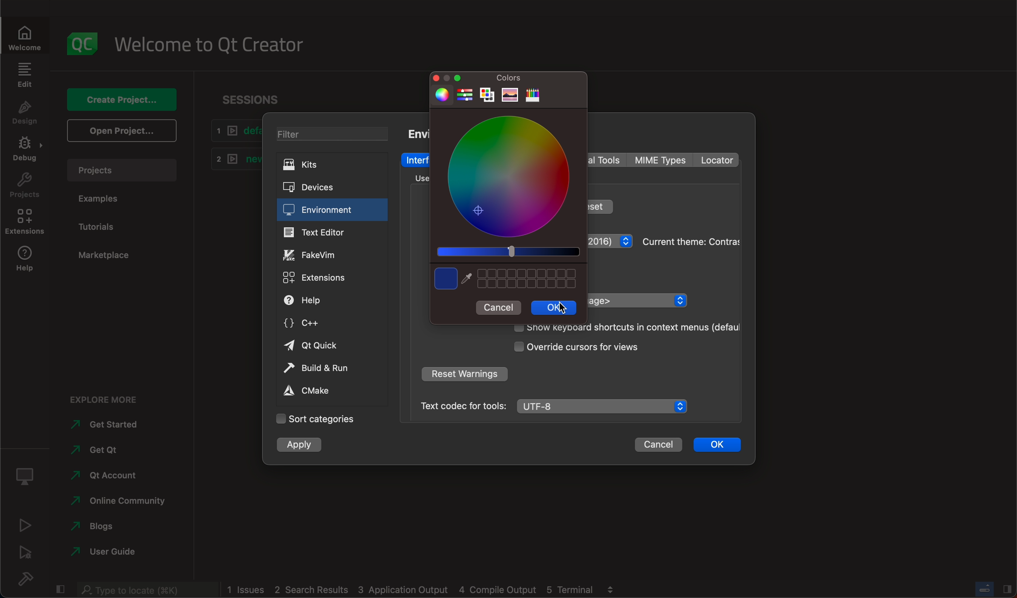 This screenshot has width=1017, height=598. What do you see at coordinates (509, 176) in the screenshot?
I see `color wheel` at bounding box center [509, 176].